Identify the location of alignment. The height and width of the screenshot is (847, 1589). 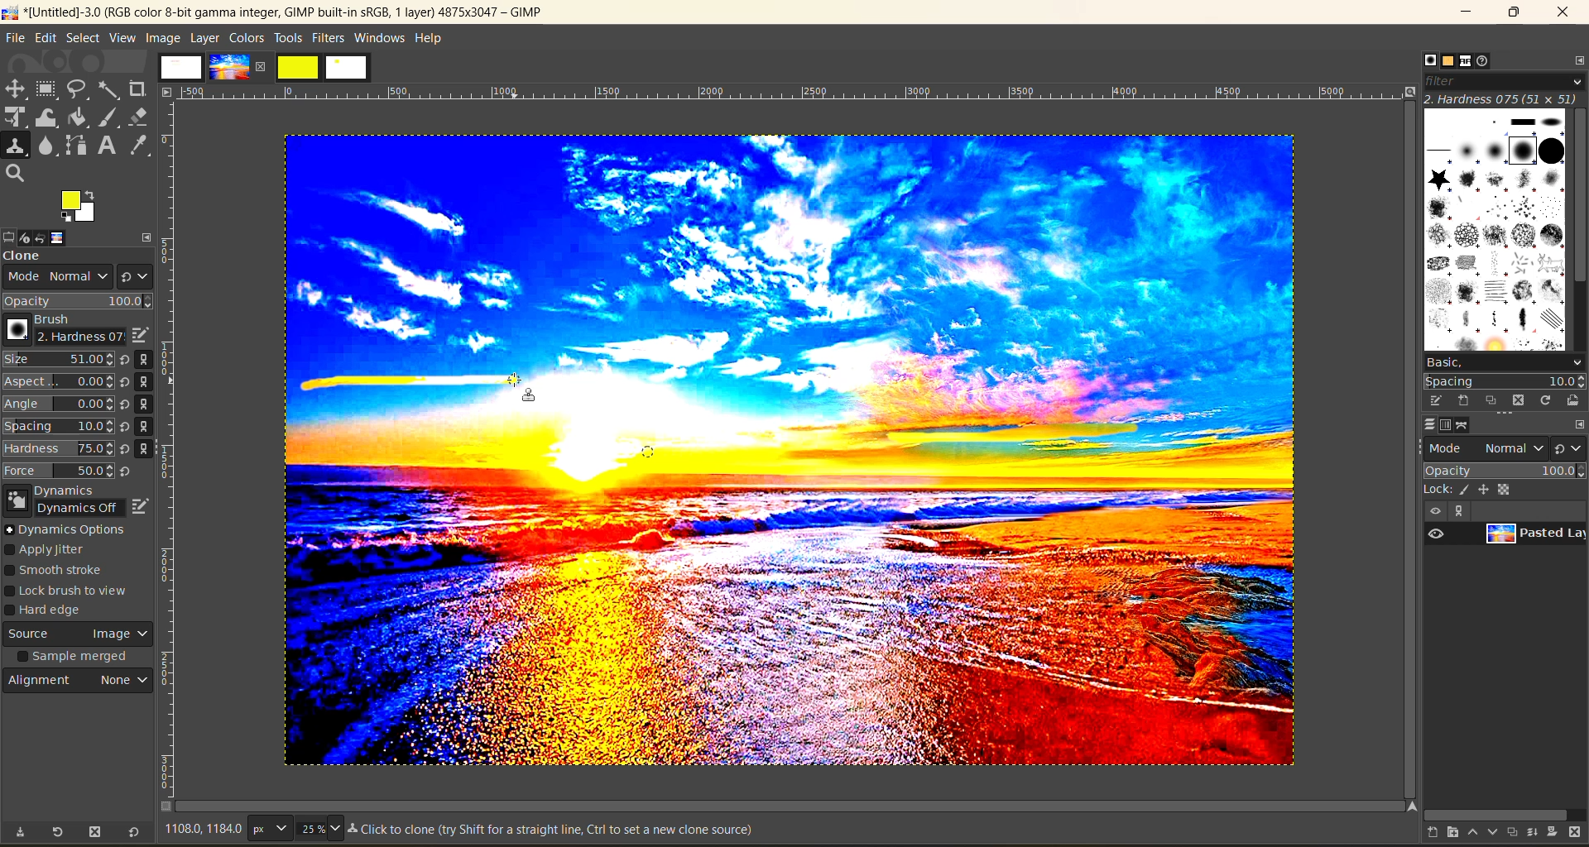
(80, 684).